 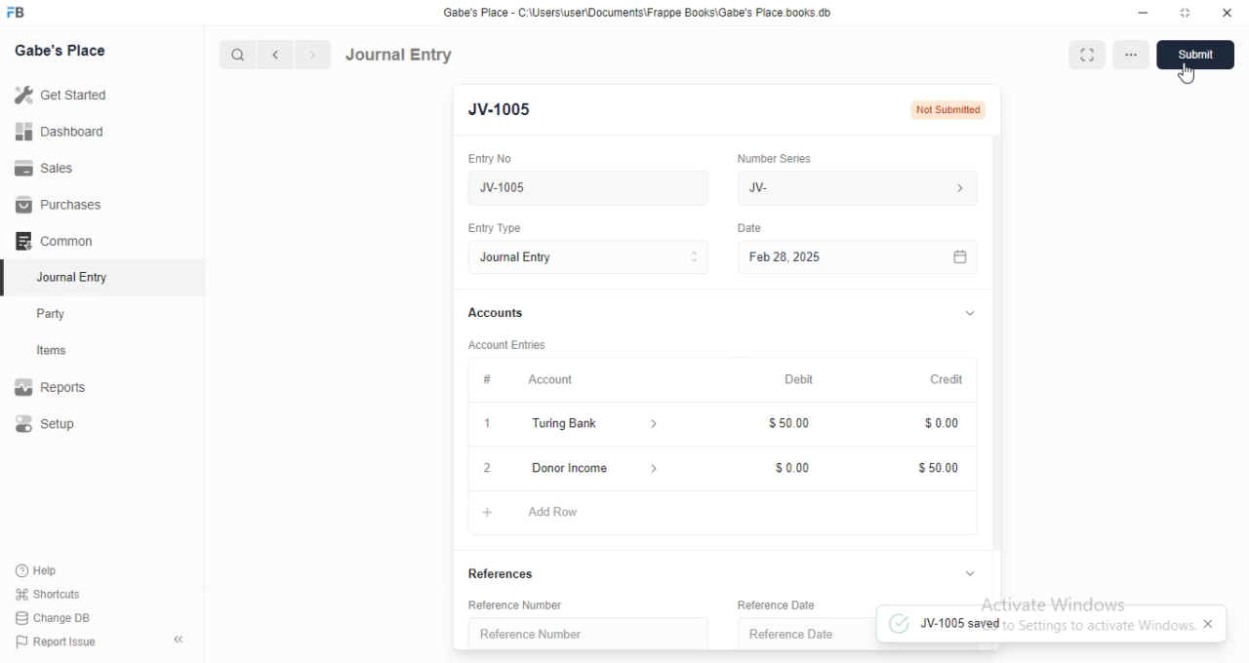 I want to click on ‘Number Series, so click(x=786, y=156).